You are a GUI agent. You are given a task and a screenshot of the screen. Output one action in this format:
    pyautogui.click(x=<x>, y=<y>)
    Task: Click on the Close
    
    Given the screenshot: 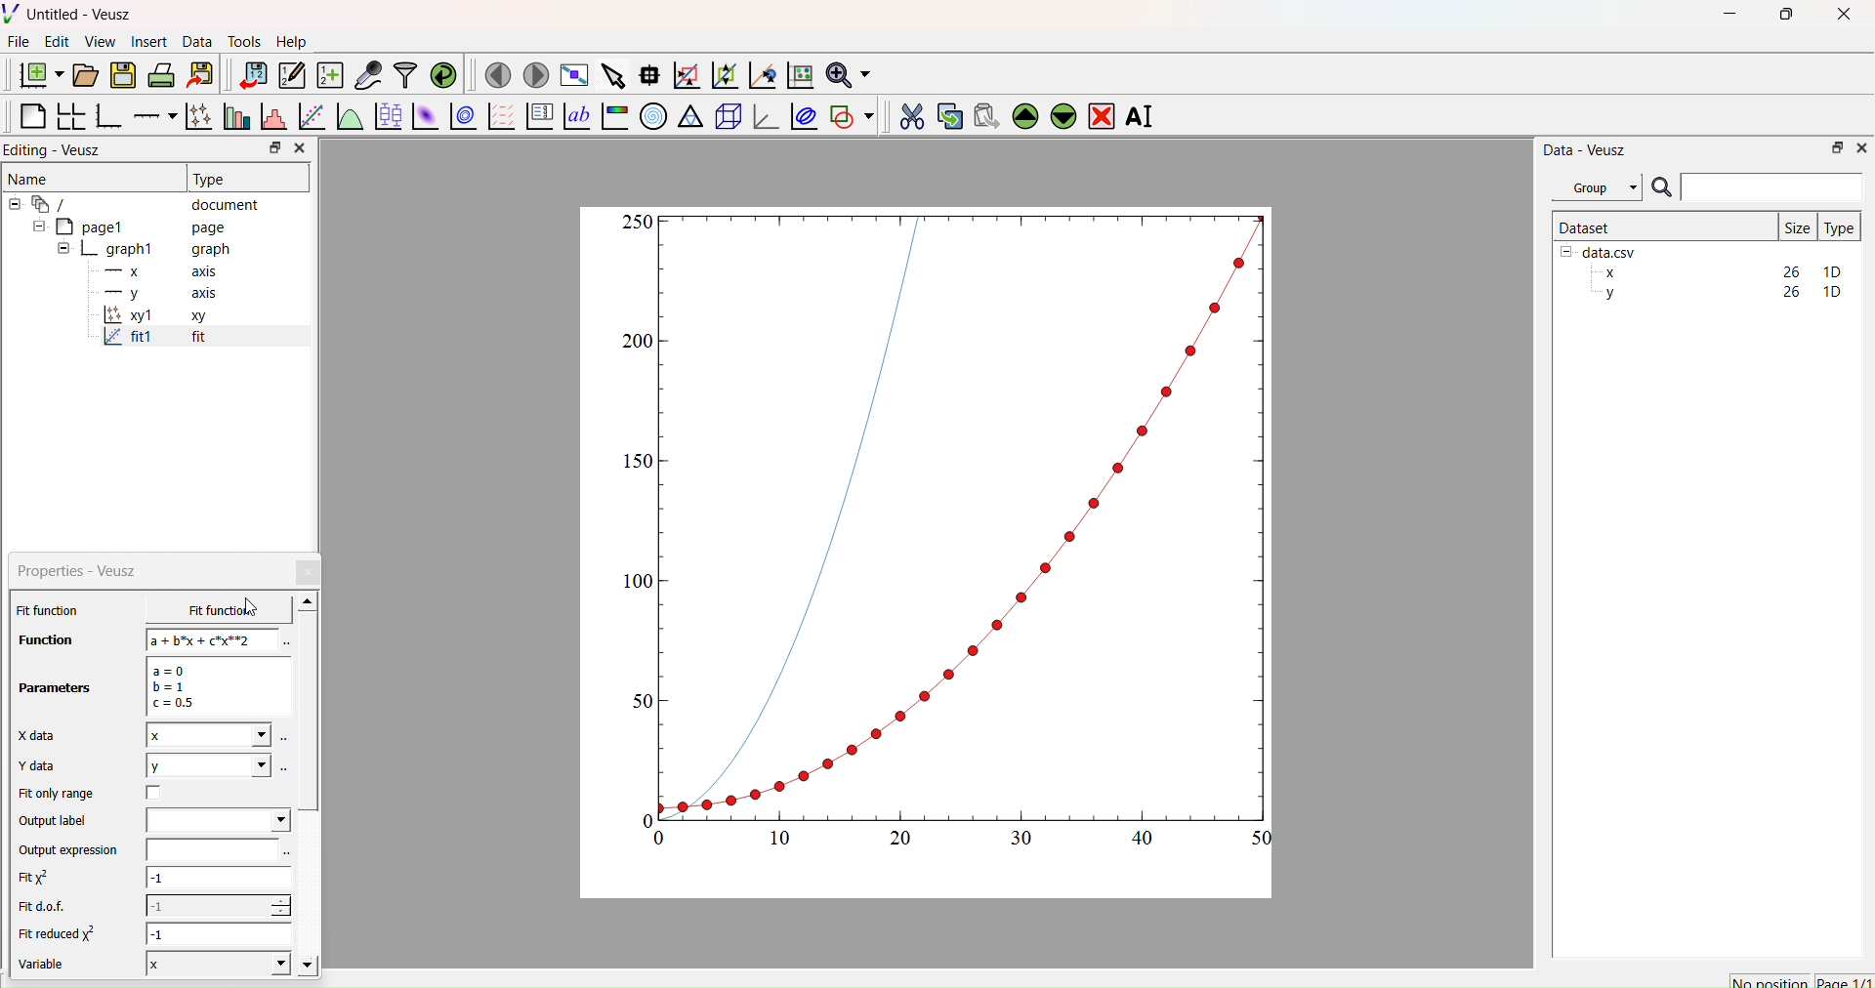 What is the action you would take?
    pyautogui.click(x=1860, y=146)
    